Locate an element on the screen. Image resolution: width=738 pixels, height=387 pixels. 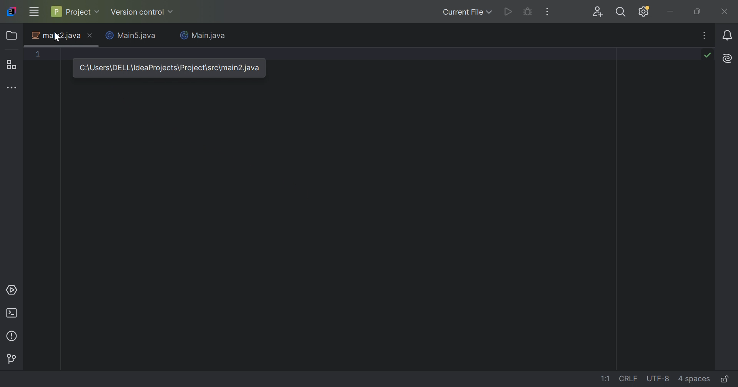
Main5.java is located at coordinates (133, 36).